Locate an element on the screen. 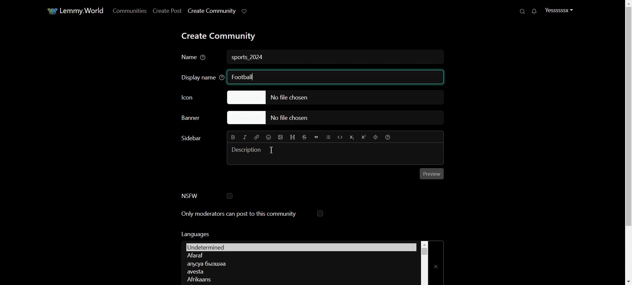 The image size is (632, 285). Header is located at coordinates (293, 138).